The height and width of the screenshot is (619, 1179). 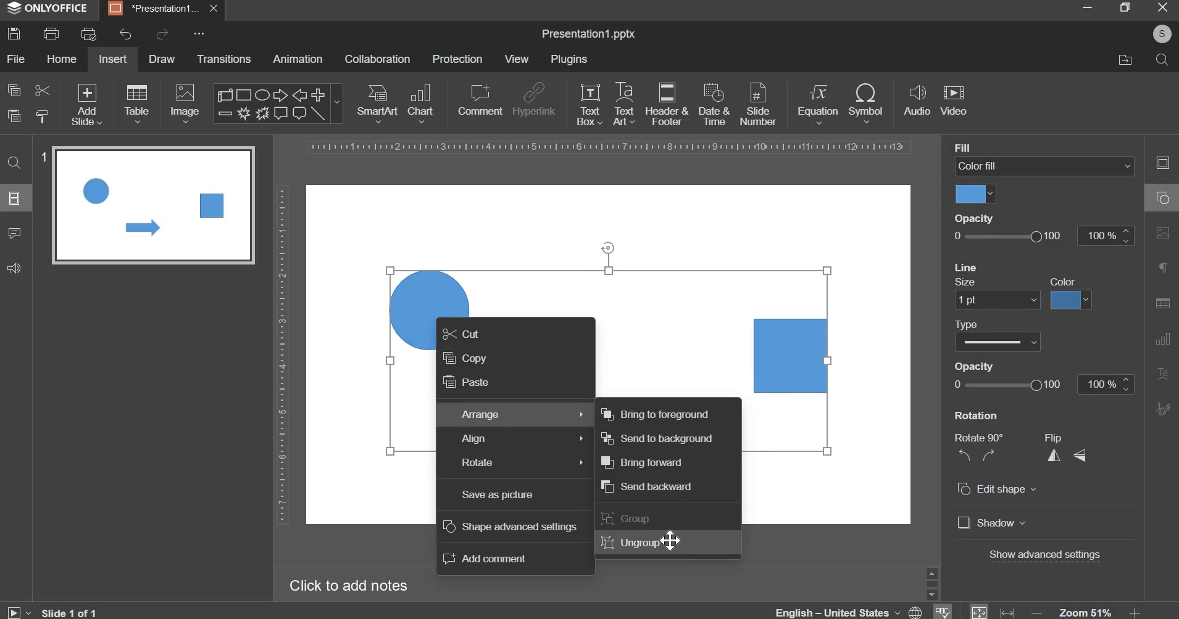 I want to click on chart, so click(x=422, y=102).